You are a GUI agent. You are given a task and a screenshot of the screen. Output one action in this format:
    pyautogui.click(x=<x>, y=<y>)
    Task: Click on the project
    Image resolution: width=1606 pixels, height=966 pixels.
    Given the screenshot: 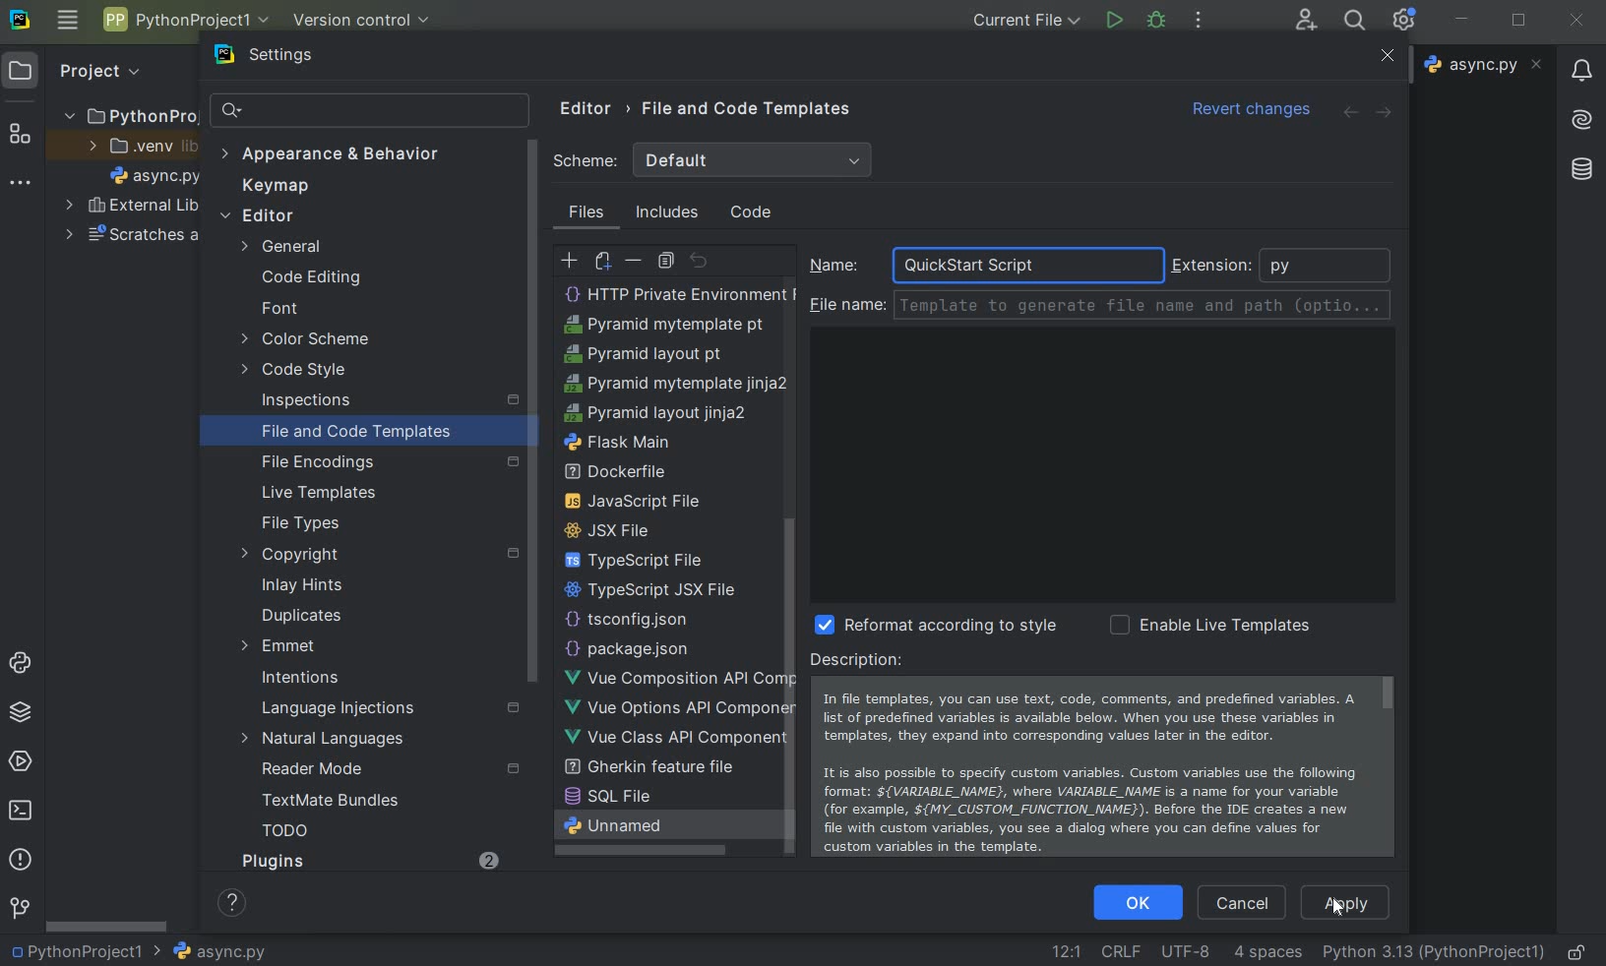 What is the action you would take?
    pyautogui.click(x=78, y=70)
    